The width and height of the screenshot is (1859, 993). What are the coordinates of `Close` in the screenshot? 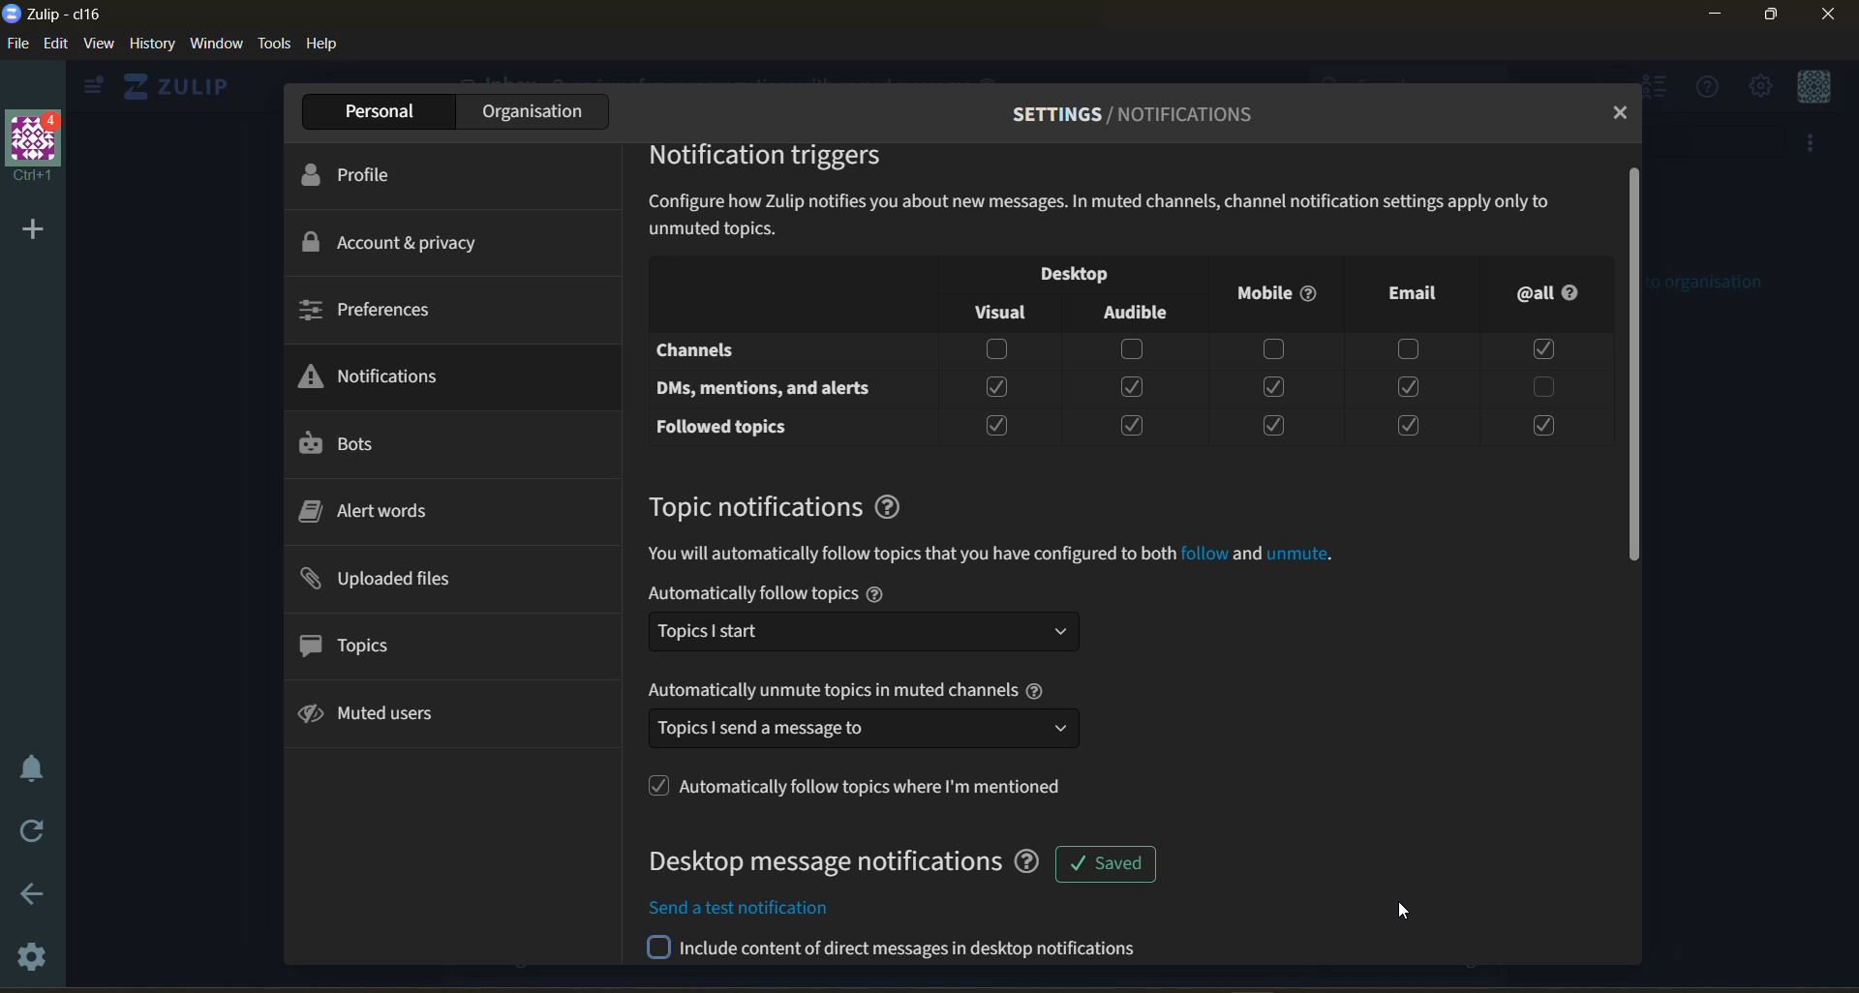 It's located at (1828, 20).